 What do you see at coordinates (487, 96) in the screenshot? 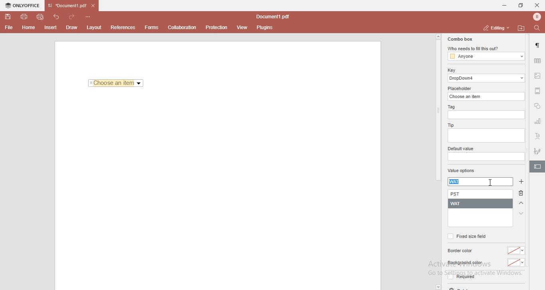
I see `choose an item` at bounding box center [487, 96].